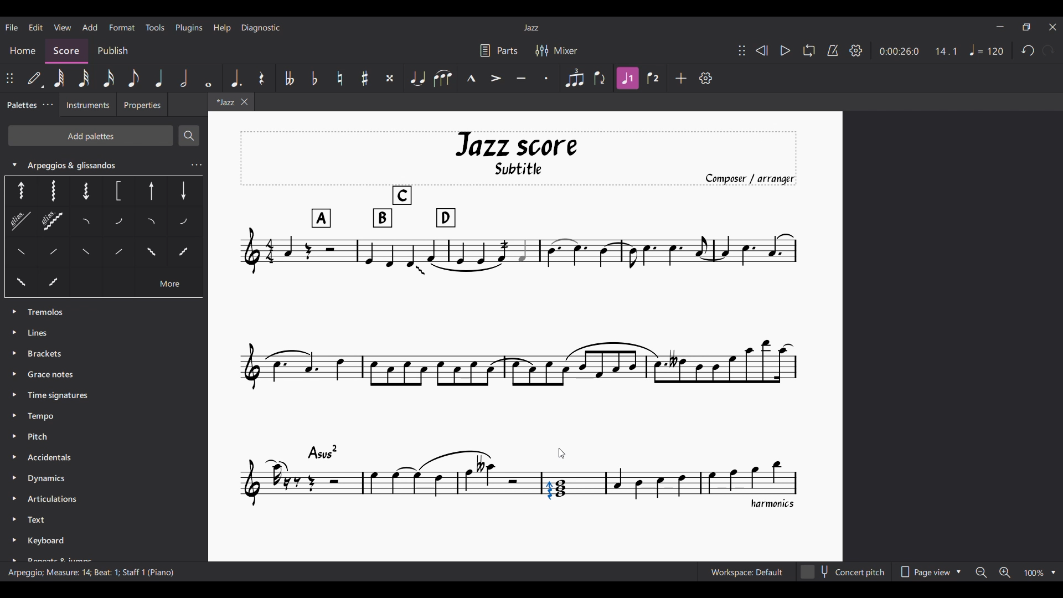 The height and width of the screenshot is (598, 1063). What do you see at coordinates (556, 451) in the screenshot?
I see `Preview of selection` at bounding box center [556, 451].